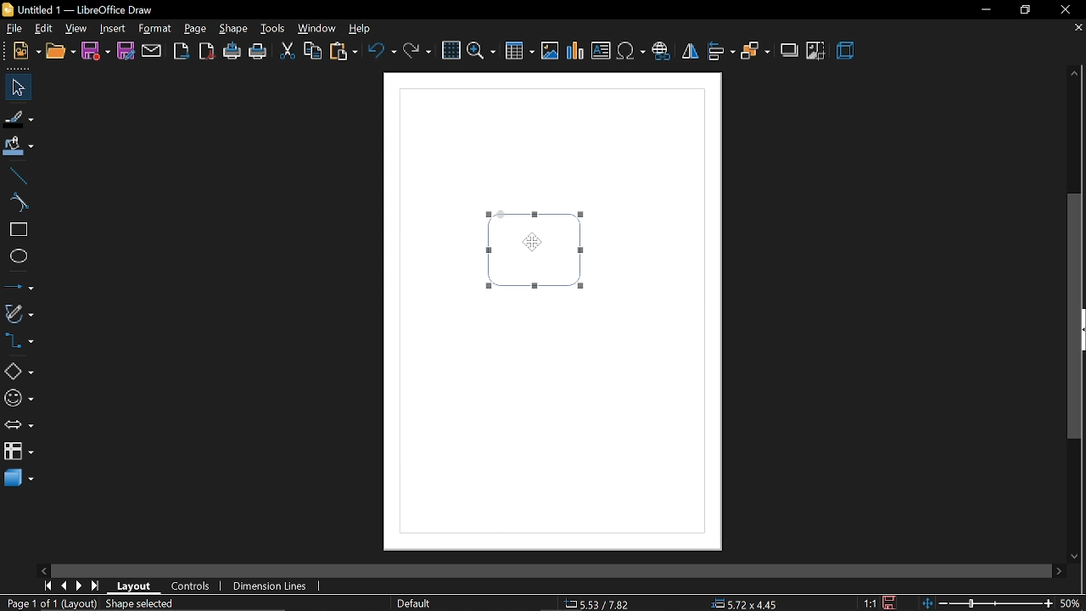  What do you see at coordinates (287, 53) in the screenshot?
I see `cut ` at bounding box center [287, 53].